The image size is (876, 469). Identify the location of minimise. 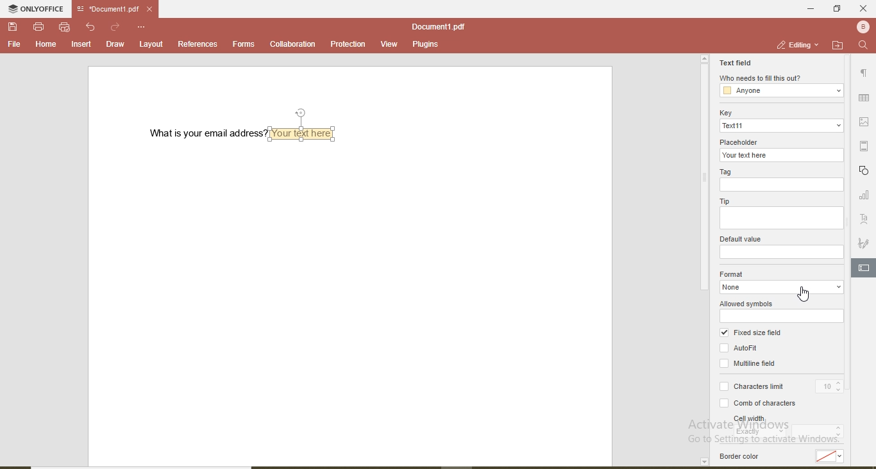
(807, 8).